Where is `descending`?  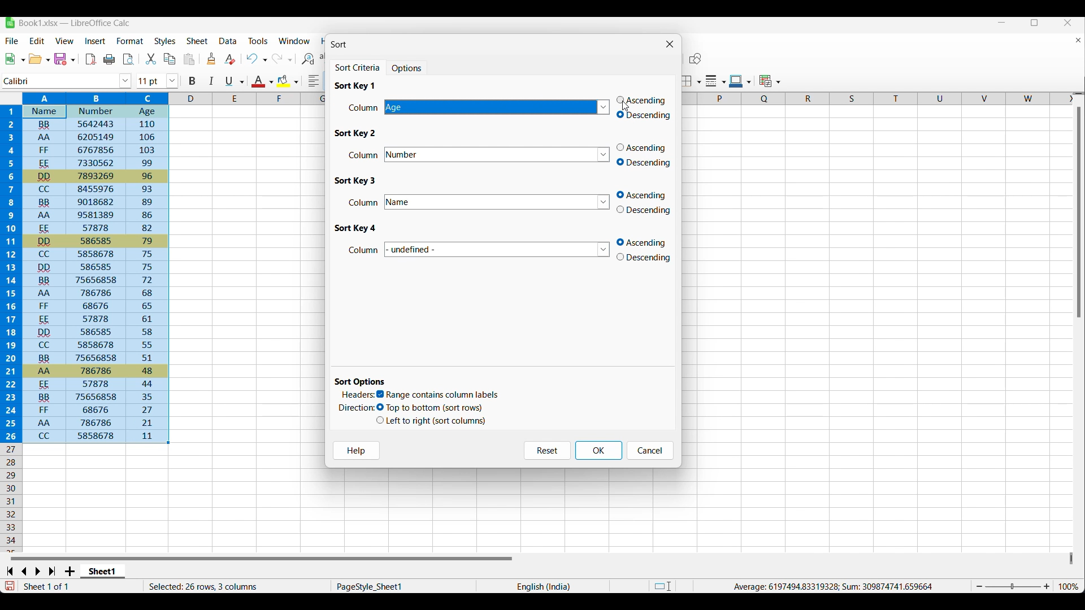
descending is located at coordinates (646, 117).